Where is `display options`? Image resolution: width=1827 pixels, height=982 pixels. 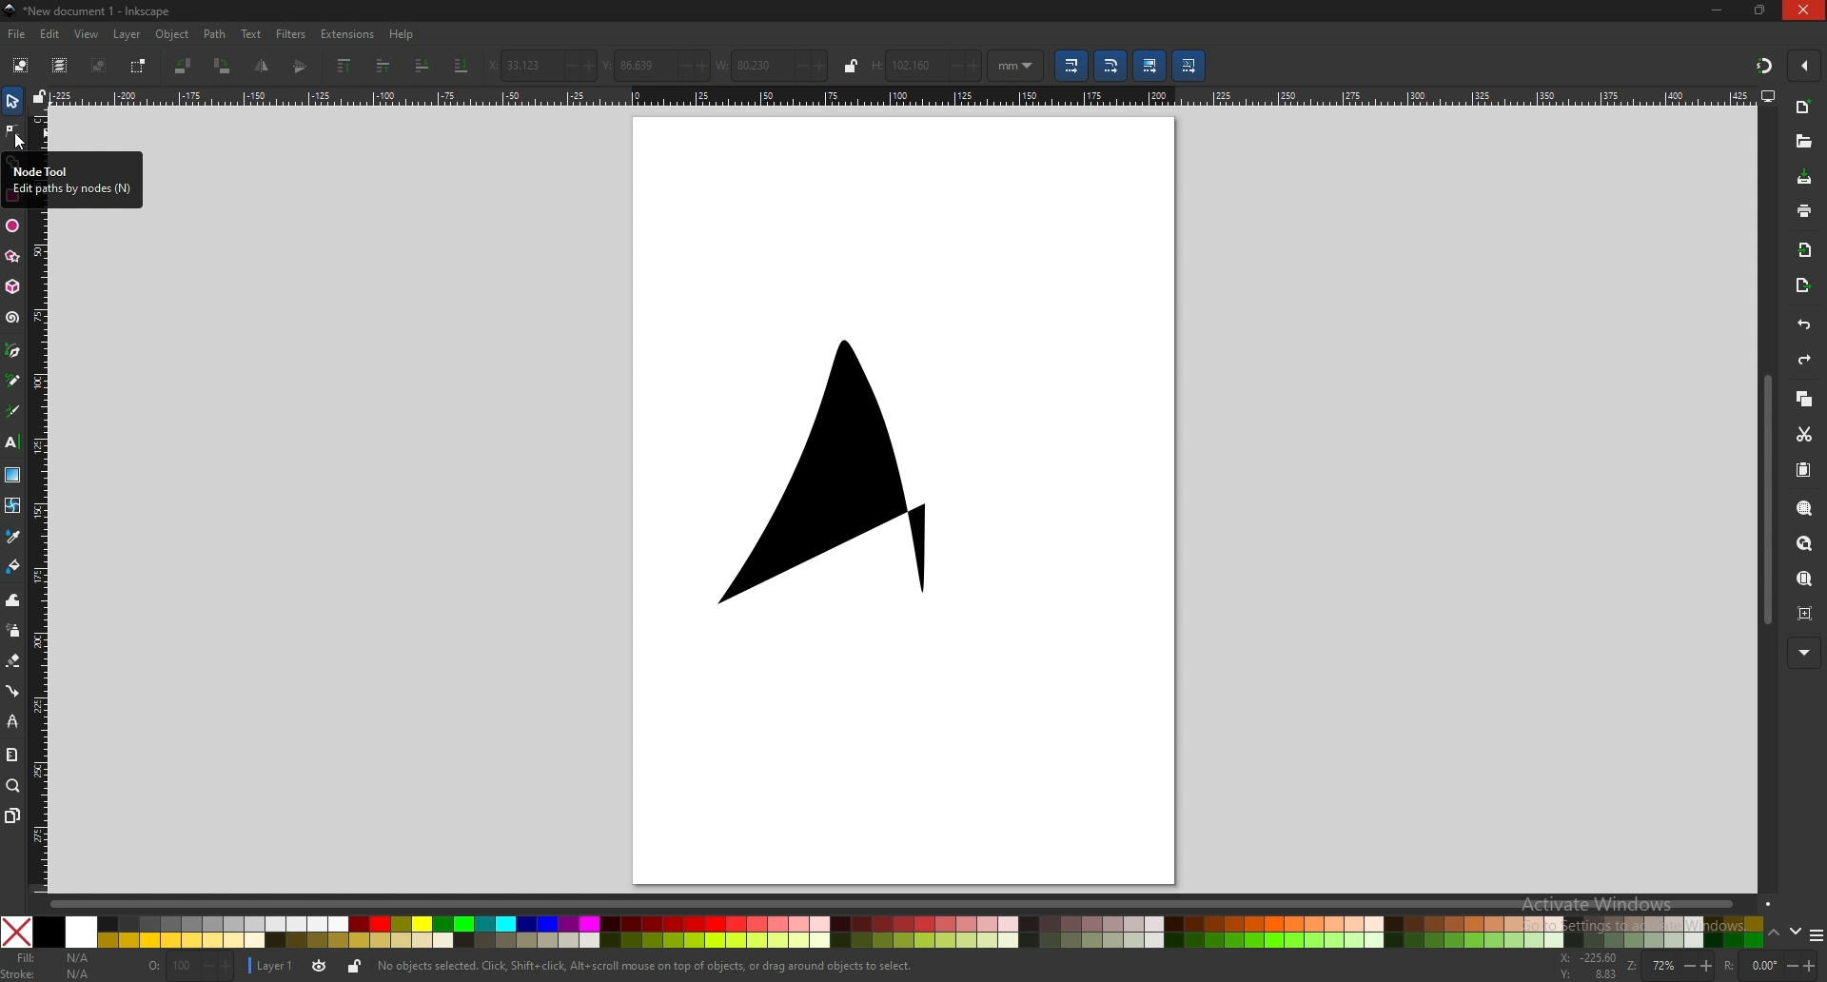
display options is located at coordinates (1769, 96).